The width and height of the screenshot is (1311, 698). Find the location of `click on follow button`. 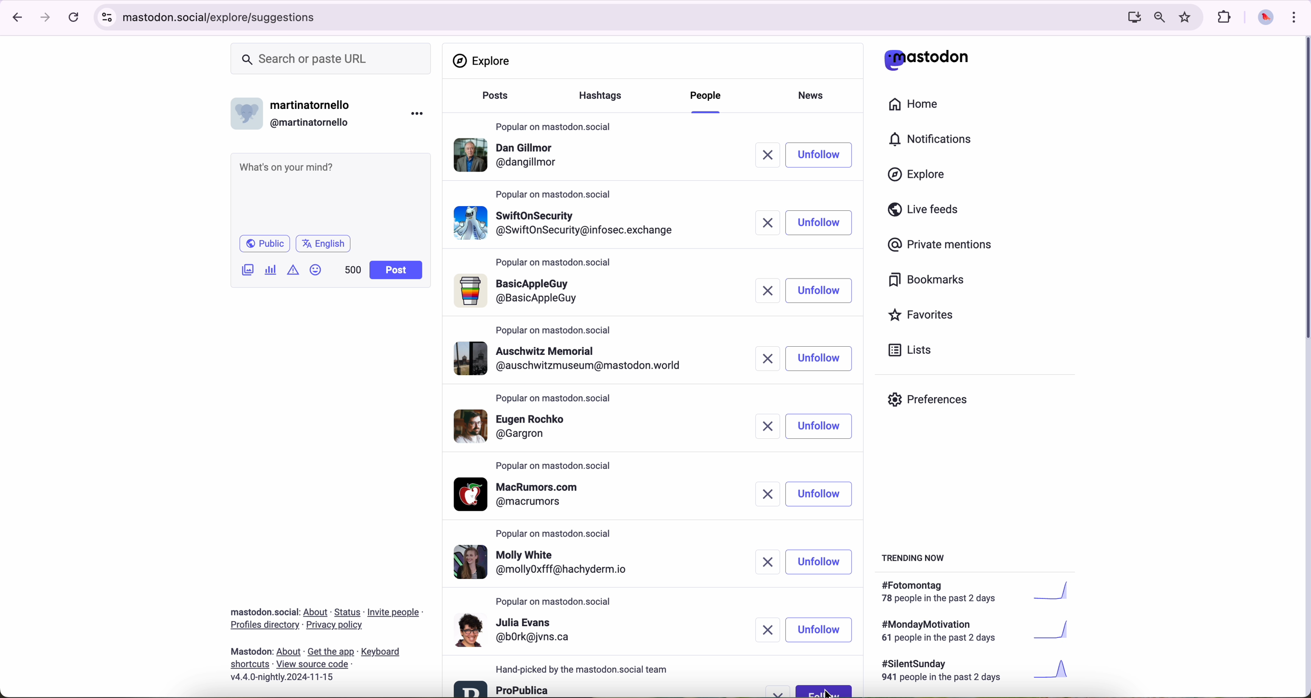

click on follow button is located at coordinates (826, 155).